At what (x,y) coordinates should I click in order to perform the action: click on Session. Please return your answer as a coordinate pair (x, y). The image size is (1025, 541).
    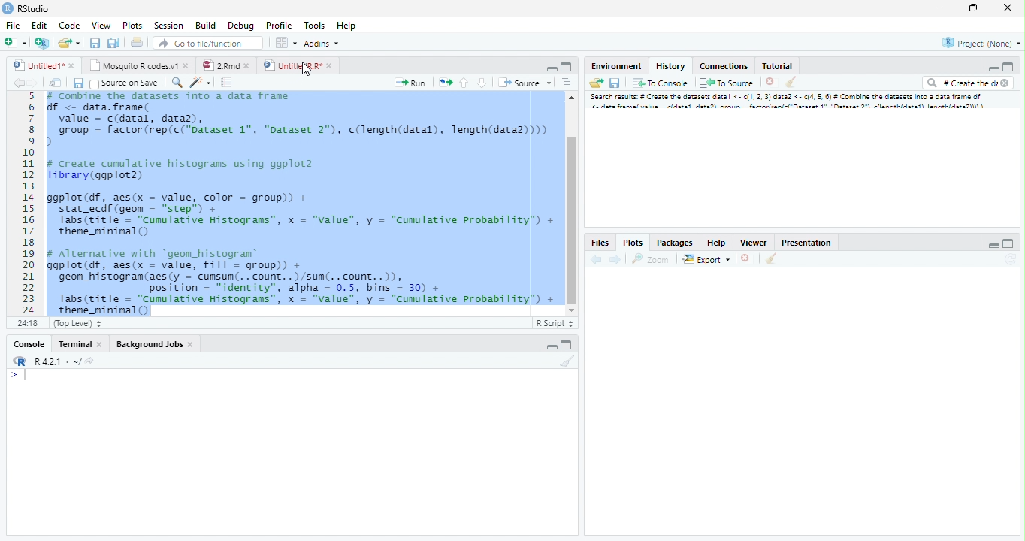
    Looking at the image, I should click on (171, 26).